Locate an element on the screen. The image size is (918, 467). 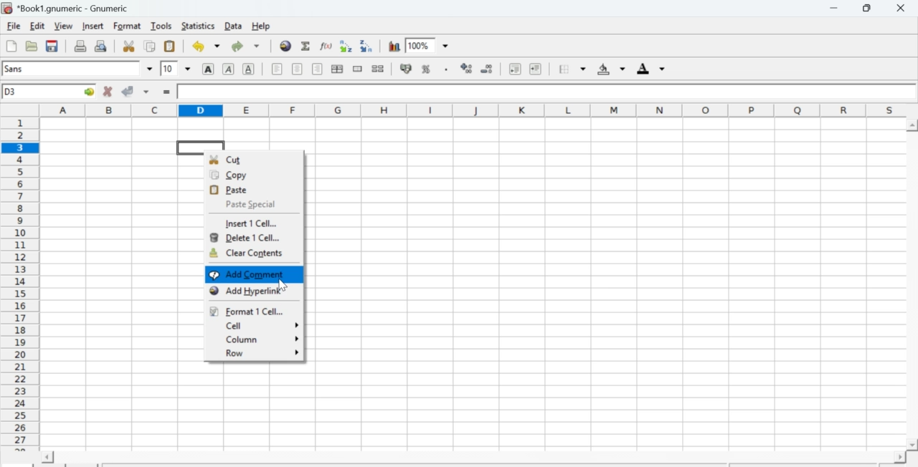
Sum is located at coordinates (307, 47).